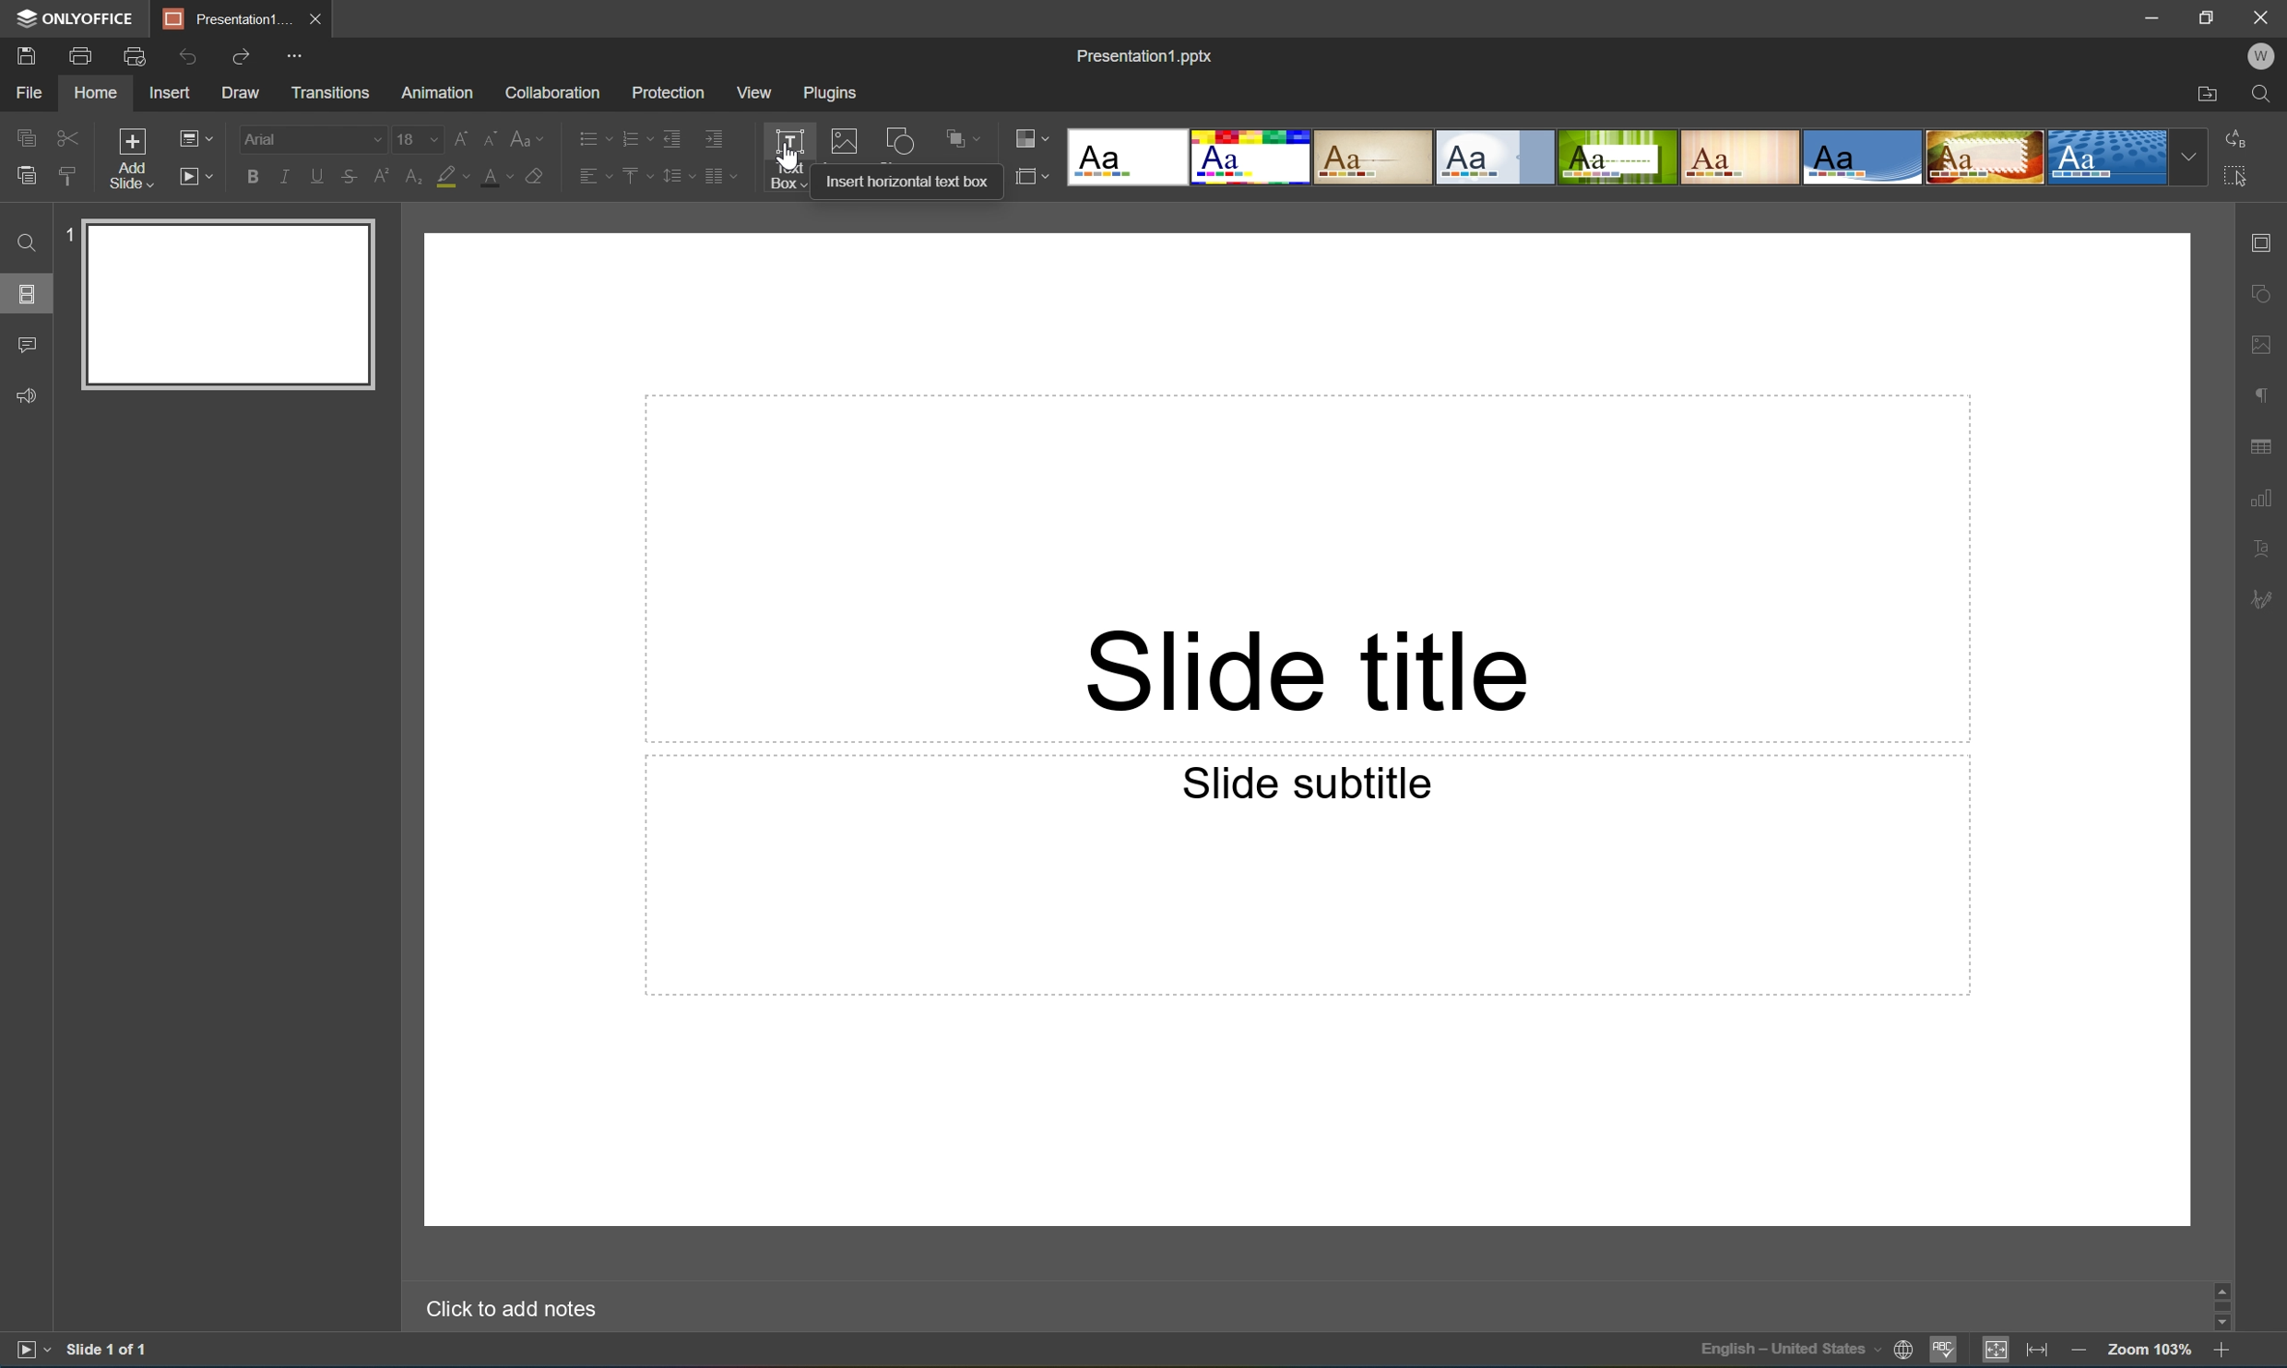 This screenshot has width=2287, height=1368. What do you see at coordinates (1143, 53) in the screenshot?
I see `Presentation1.pptx` at bounding box center [1143, 53].